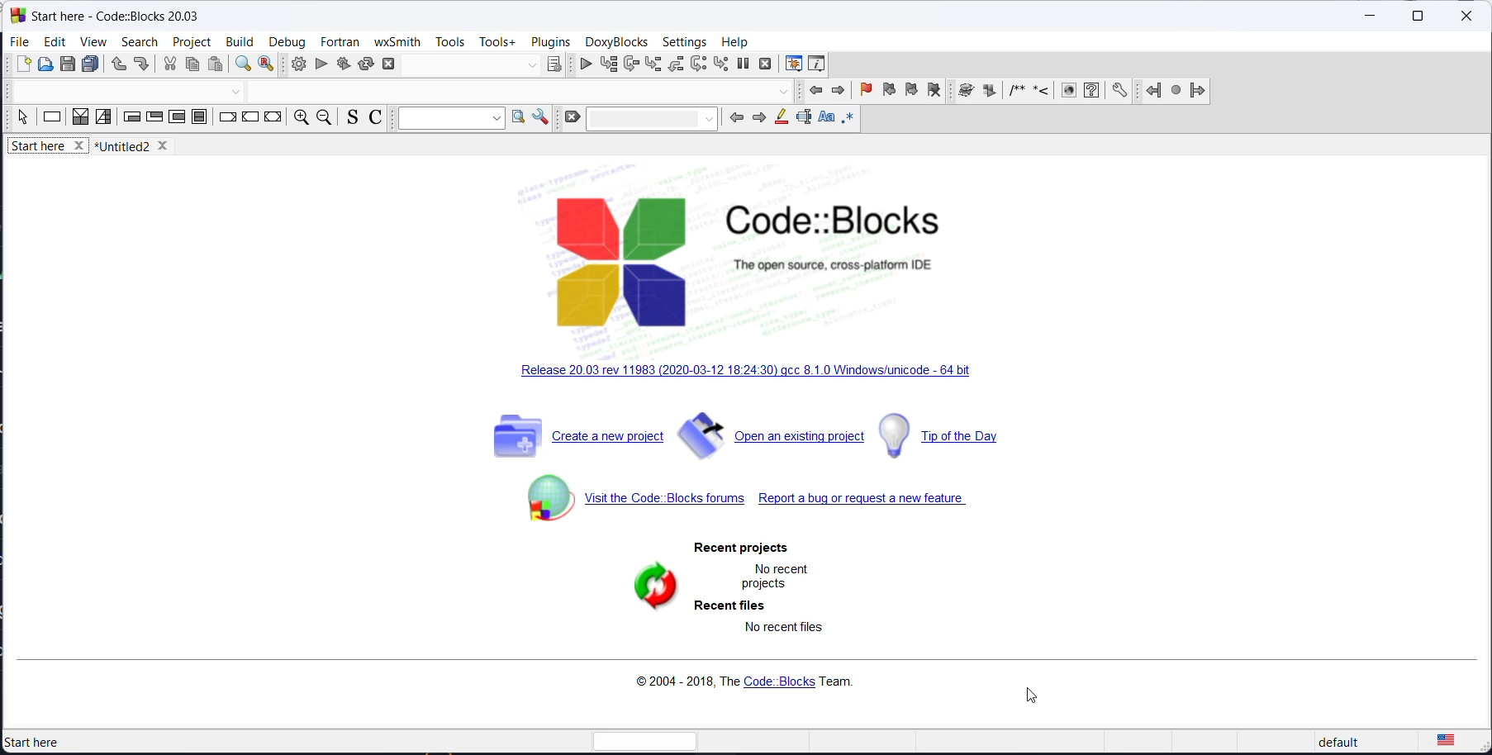  What do you see at coordinates (201, 120) in the screenshot?
I see `block instruction` at bounding box center [201, 120].